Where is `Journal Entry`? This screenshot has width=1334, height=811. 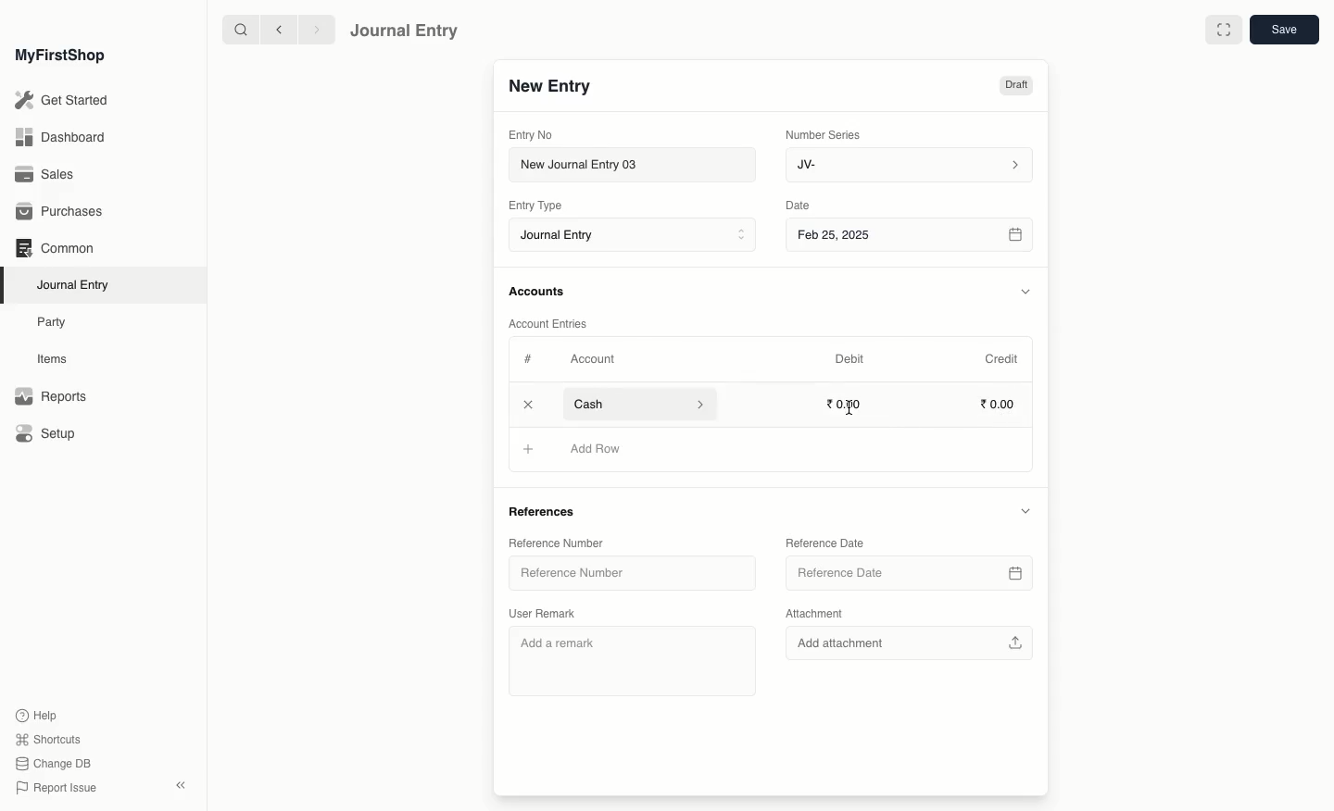
Journal Entry is located at coordinates (637, 236).